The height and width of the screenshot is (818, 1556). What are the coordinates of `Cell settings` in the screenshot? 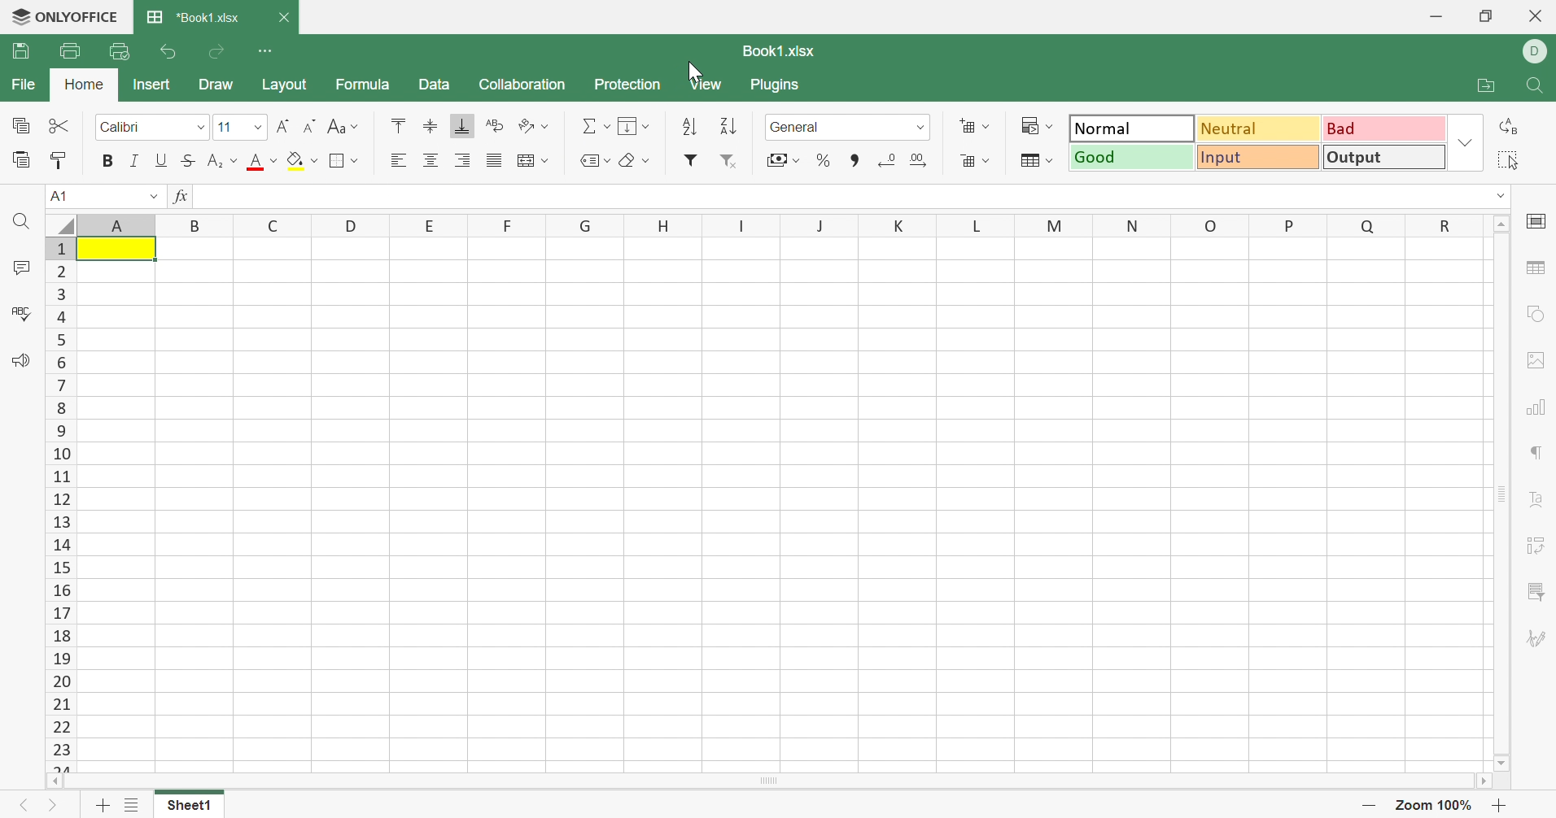 It's located at (1535, 220).